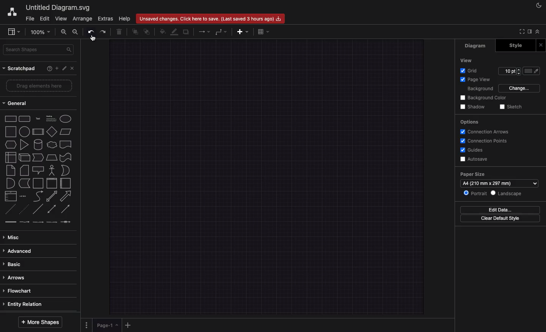 The image size is (546, 332). Describe the element at coordinates (20, 292) in the screenshot. I see `Flowchart` at that location.